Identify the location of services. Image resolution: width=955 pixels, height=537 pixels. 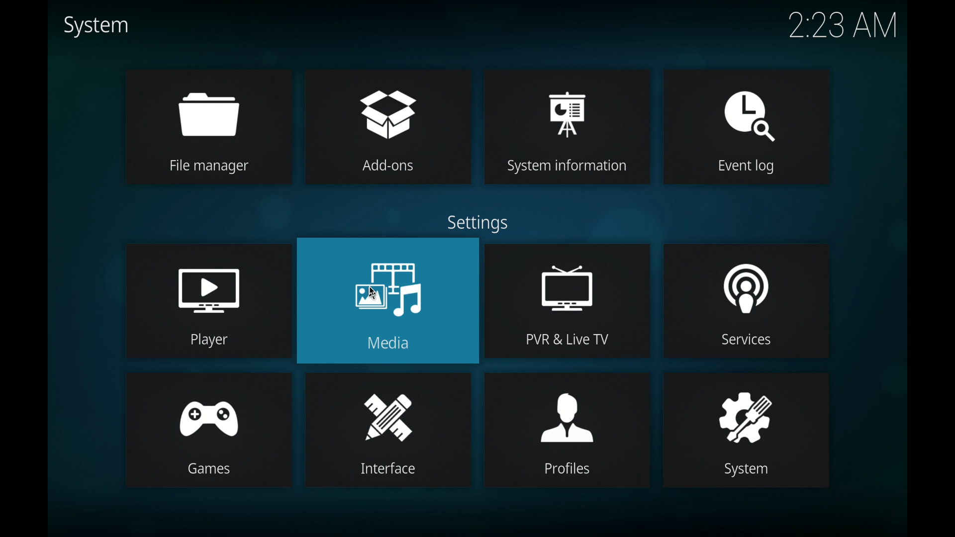
(744, 280).